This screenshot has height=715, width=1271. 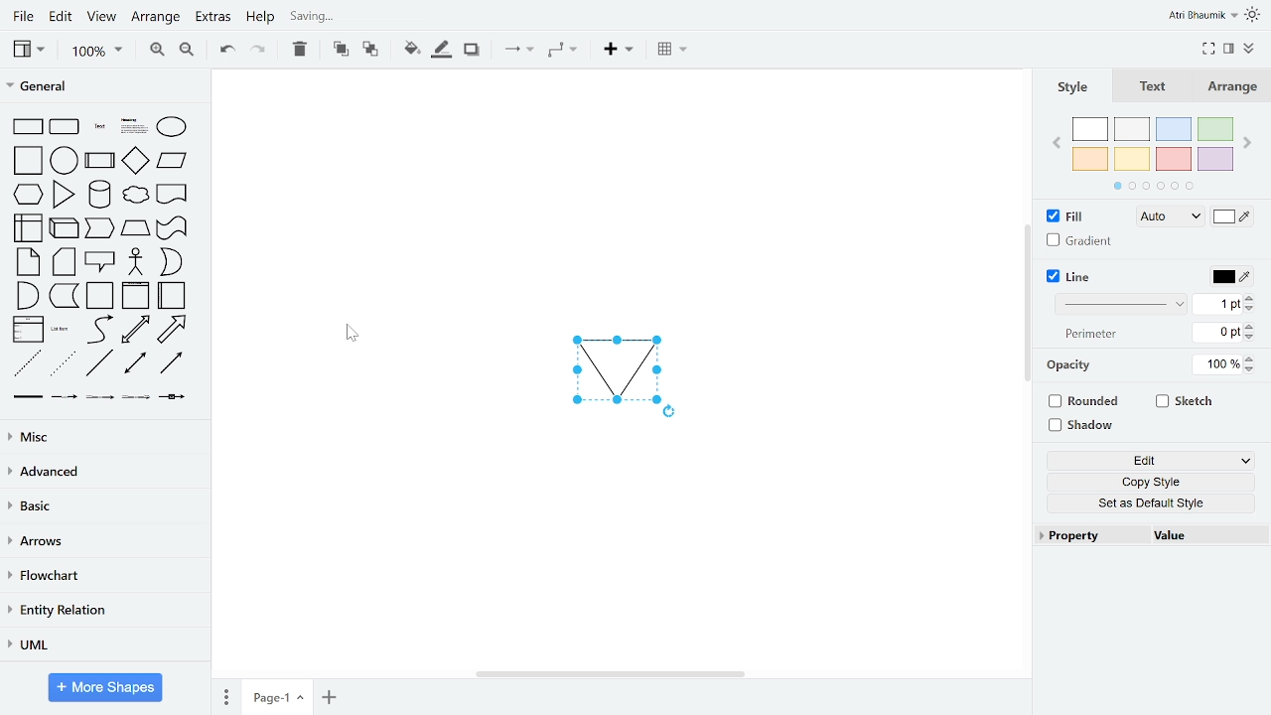 What do you see at coordinates (1132, 129) in the screenshot?
I see `ash` at bounding box center [1132, 129].